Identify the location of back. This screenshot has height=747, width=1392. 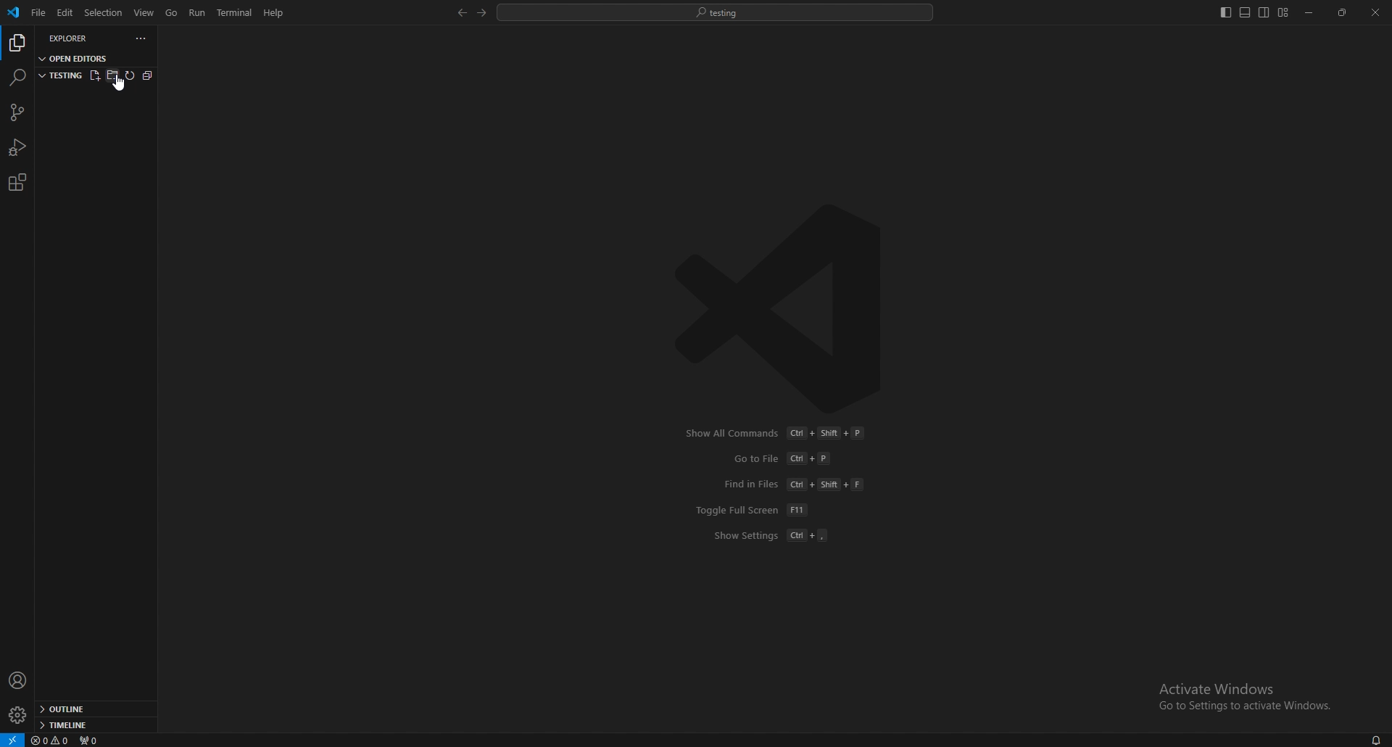
(459, 13).